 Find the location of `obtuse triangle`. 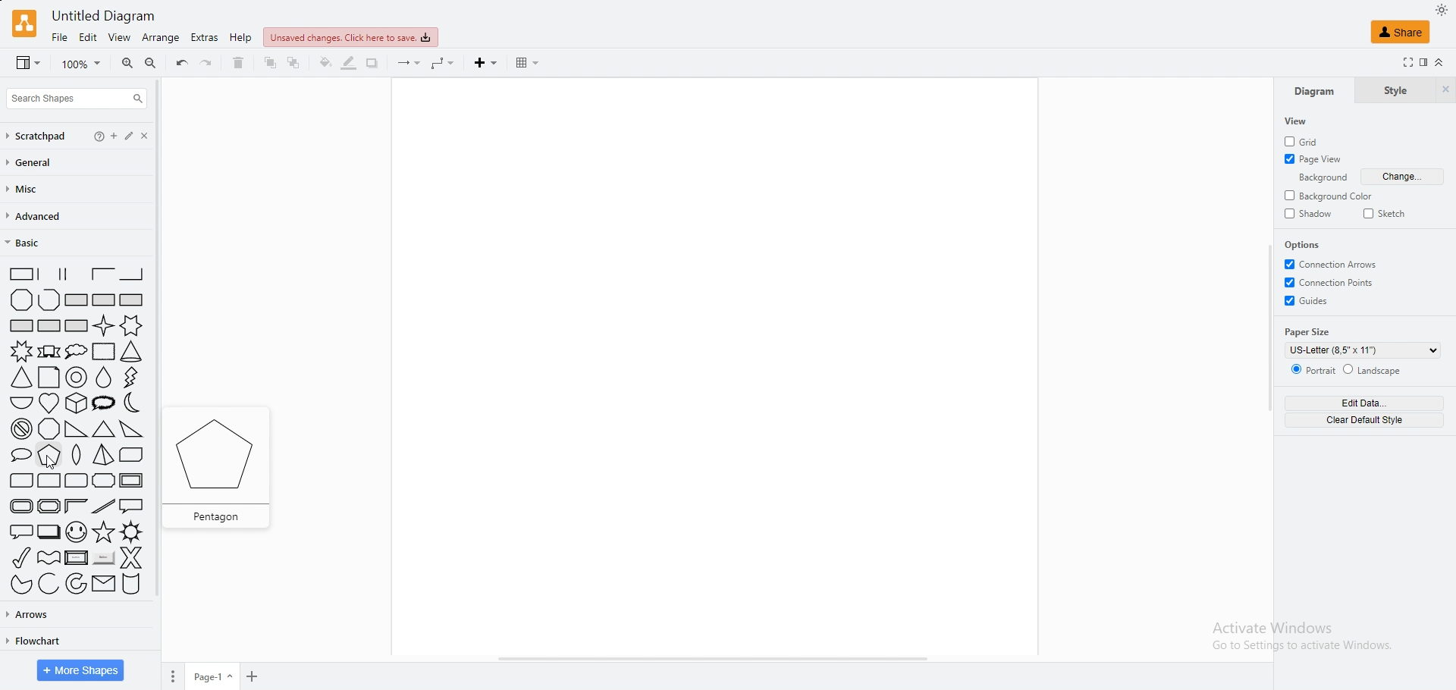

obtuse triangle is located at coordinates (132, 428).